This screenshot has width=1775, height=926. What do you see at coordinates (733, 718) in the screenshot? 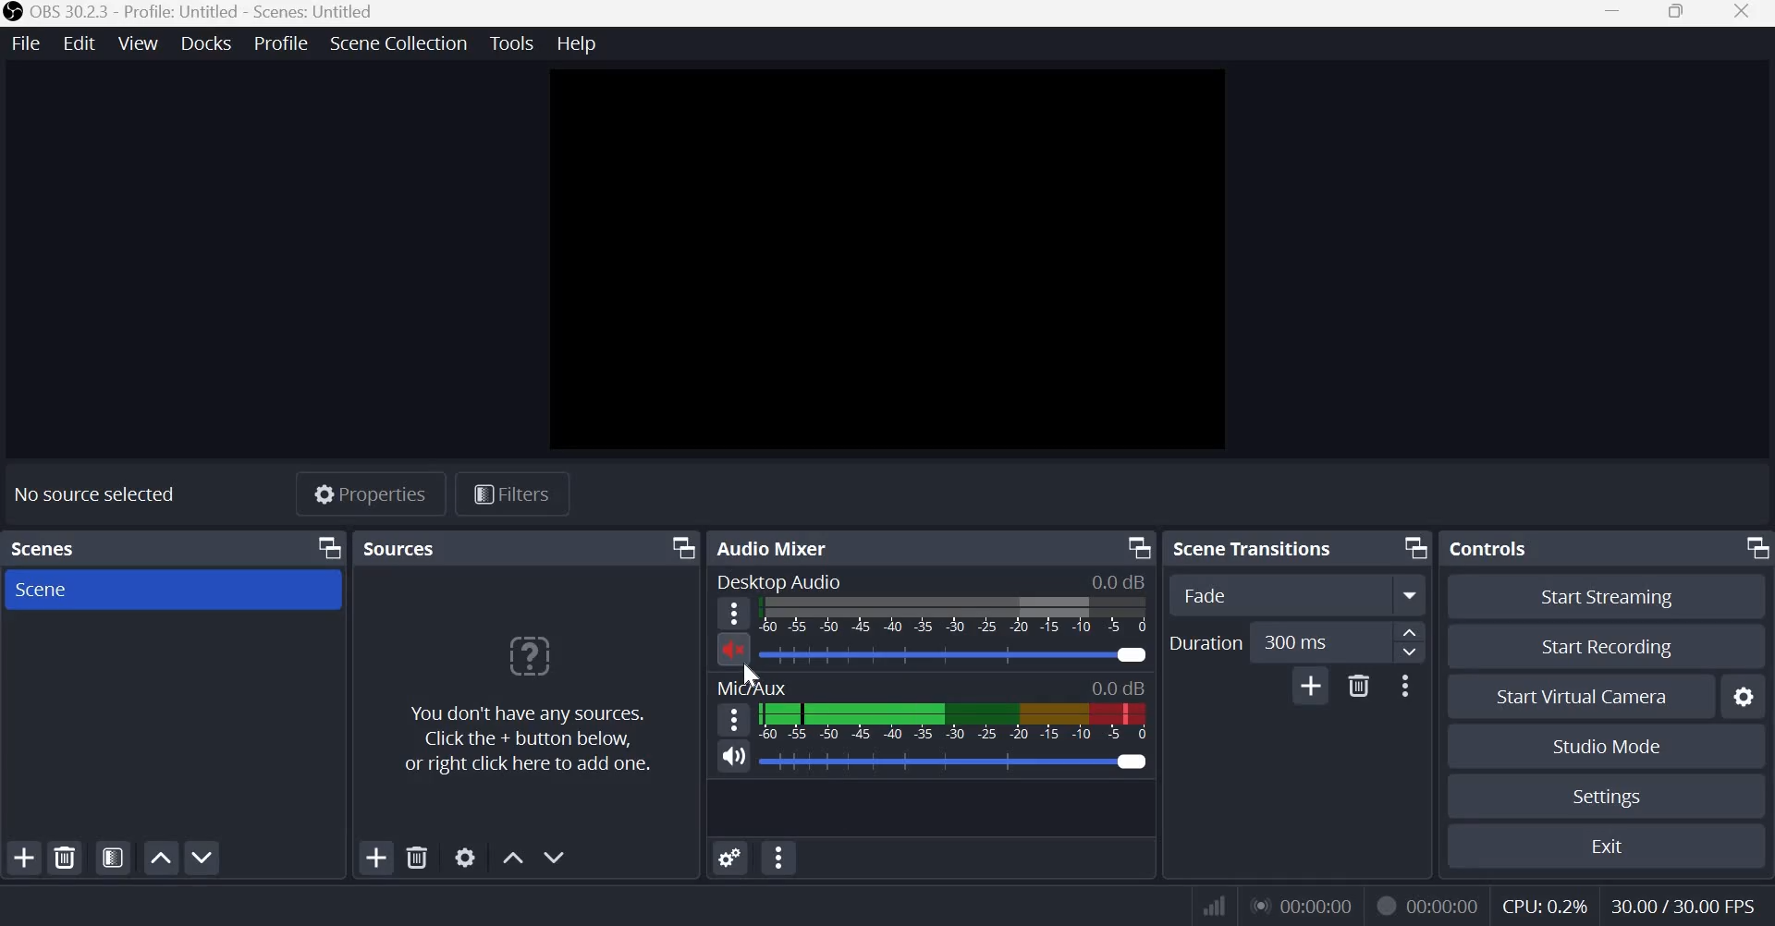
I see `hamburger menu` at bounding box center [733, 718].